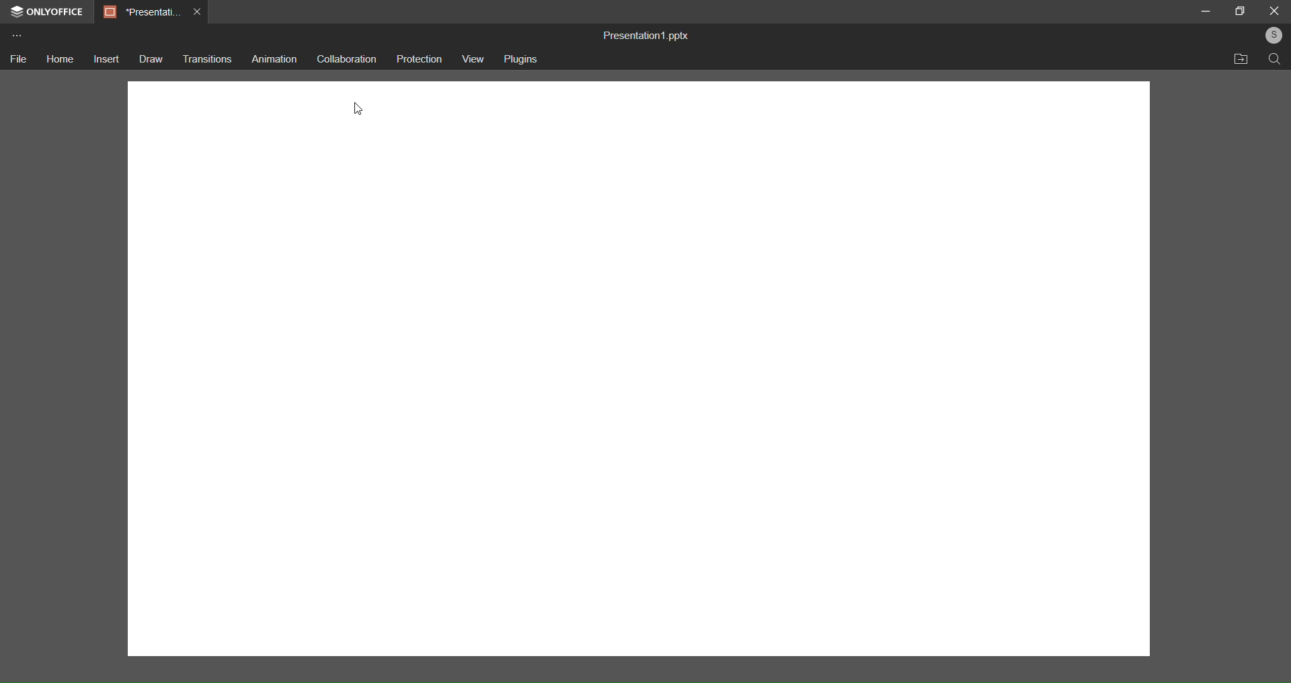  Describe the element at coordinates (1271, 36) in the screenshot. I see `user` at that location.